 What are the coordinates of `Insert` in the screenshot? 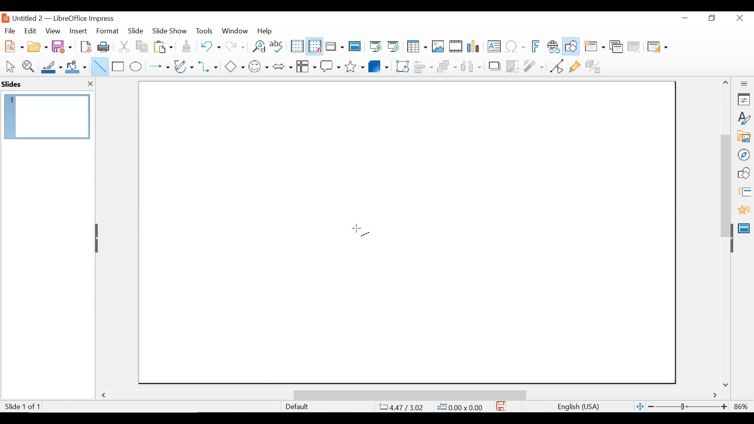 It's located at (77, 31).